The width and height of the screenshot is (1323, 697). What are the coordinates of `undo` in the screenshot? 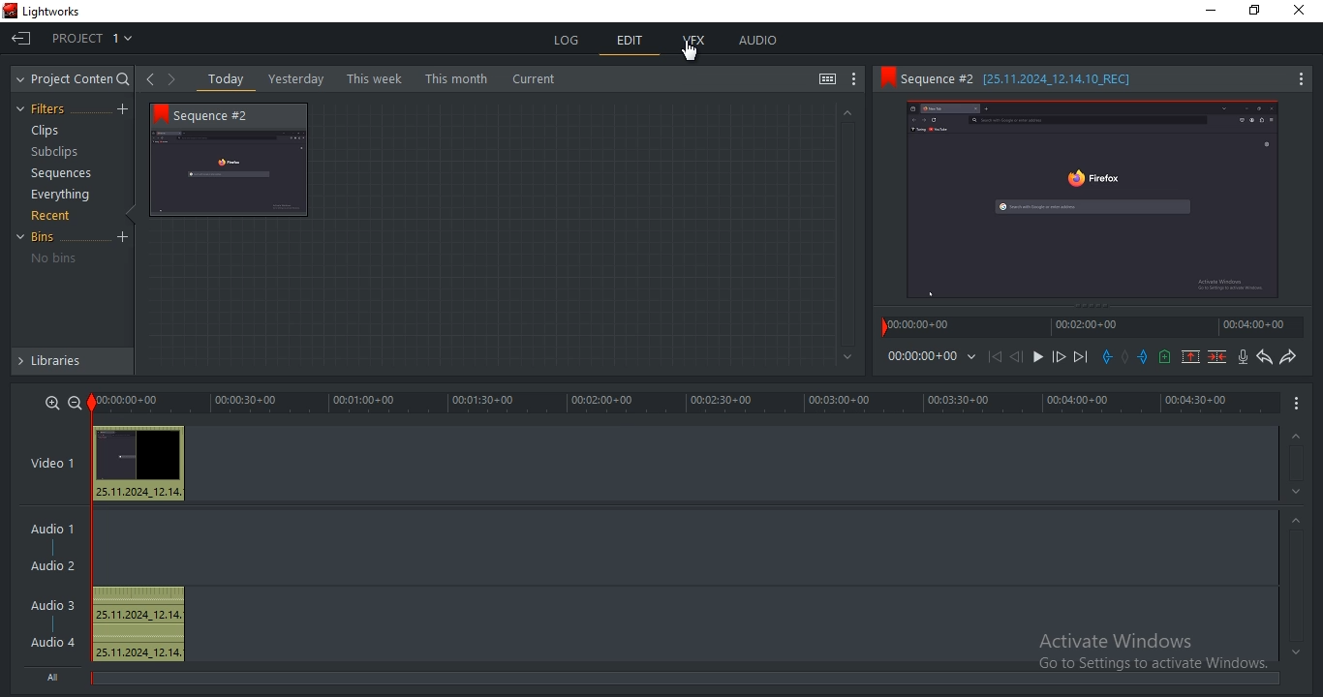 It's located at (1264, 357).